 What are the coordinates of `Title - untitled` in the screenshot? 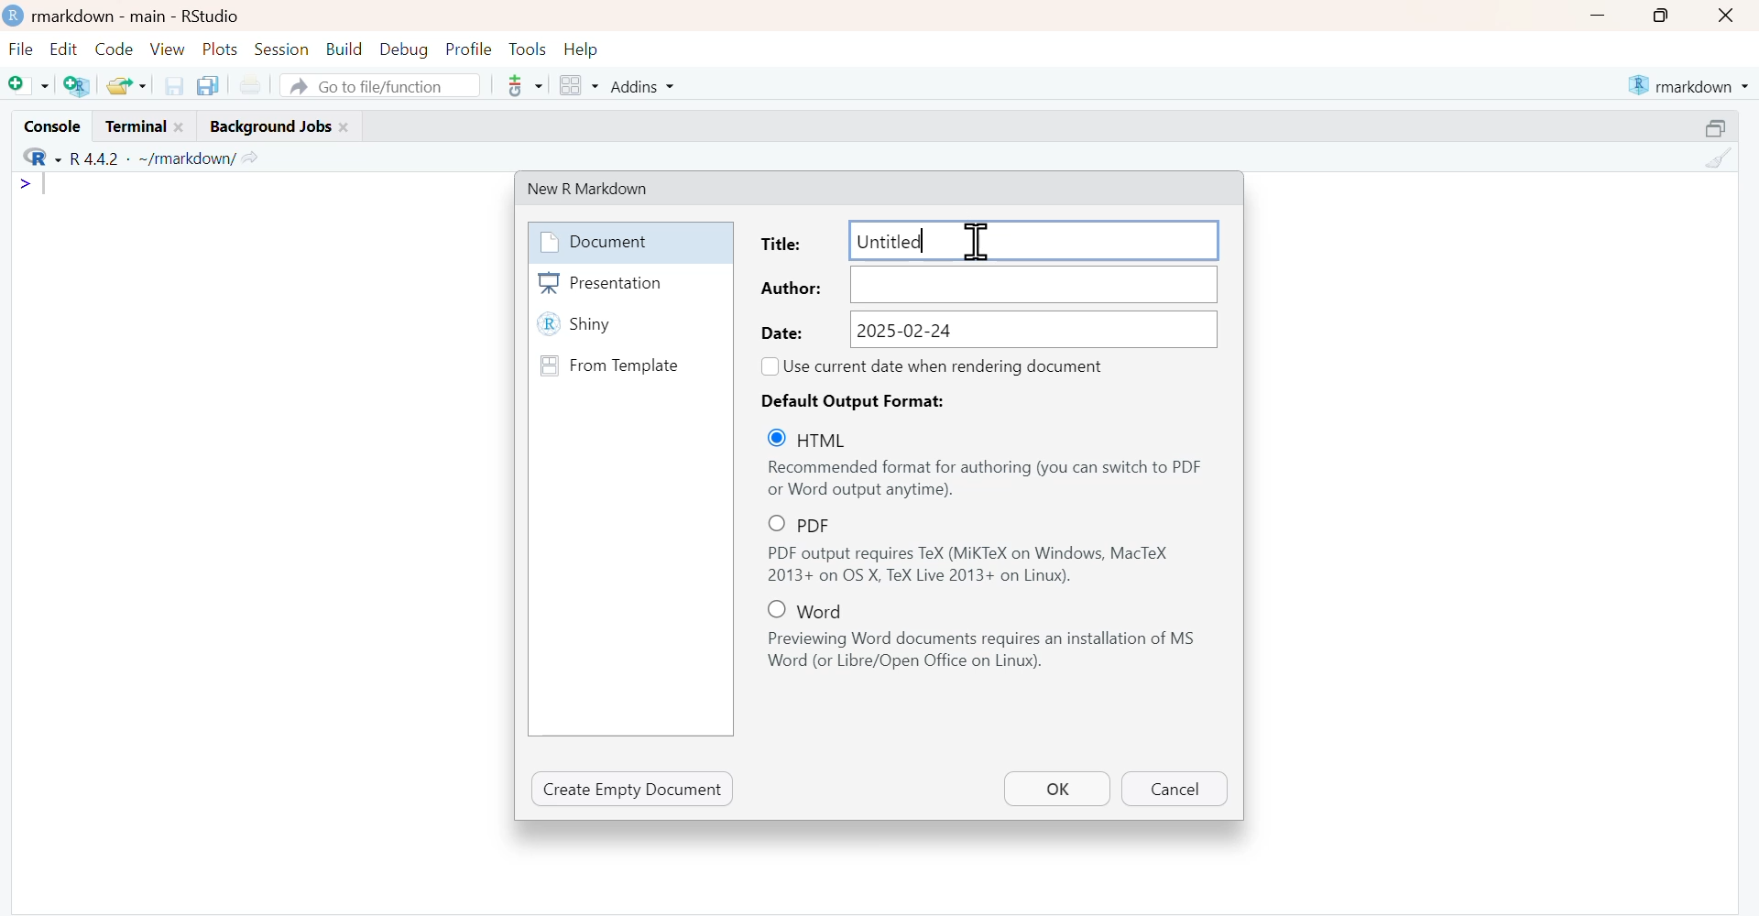 It's located at (986, 239).